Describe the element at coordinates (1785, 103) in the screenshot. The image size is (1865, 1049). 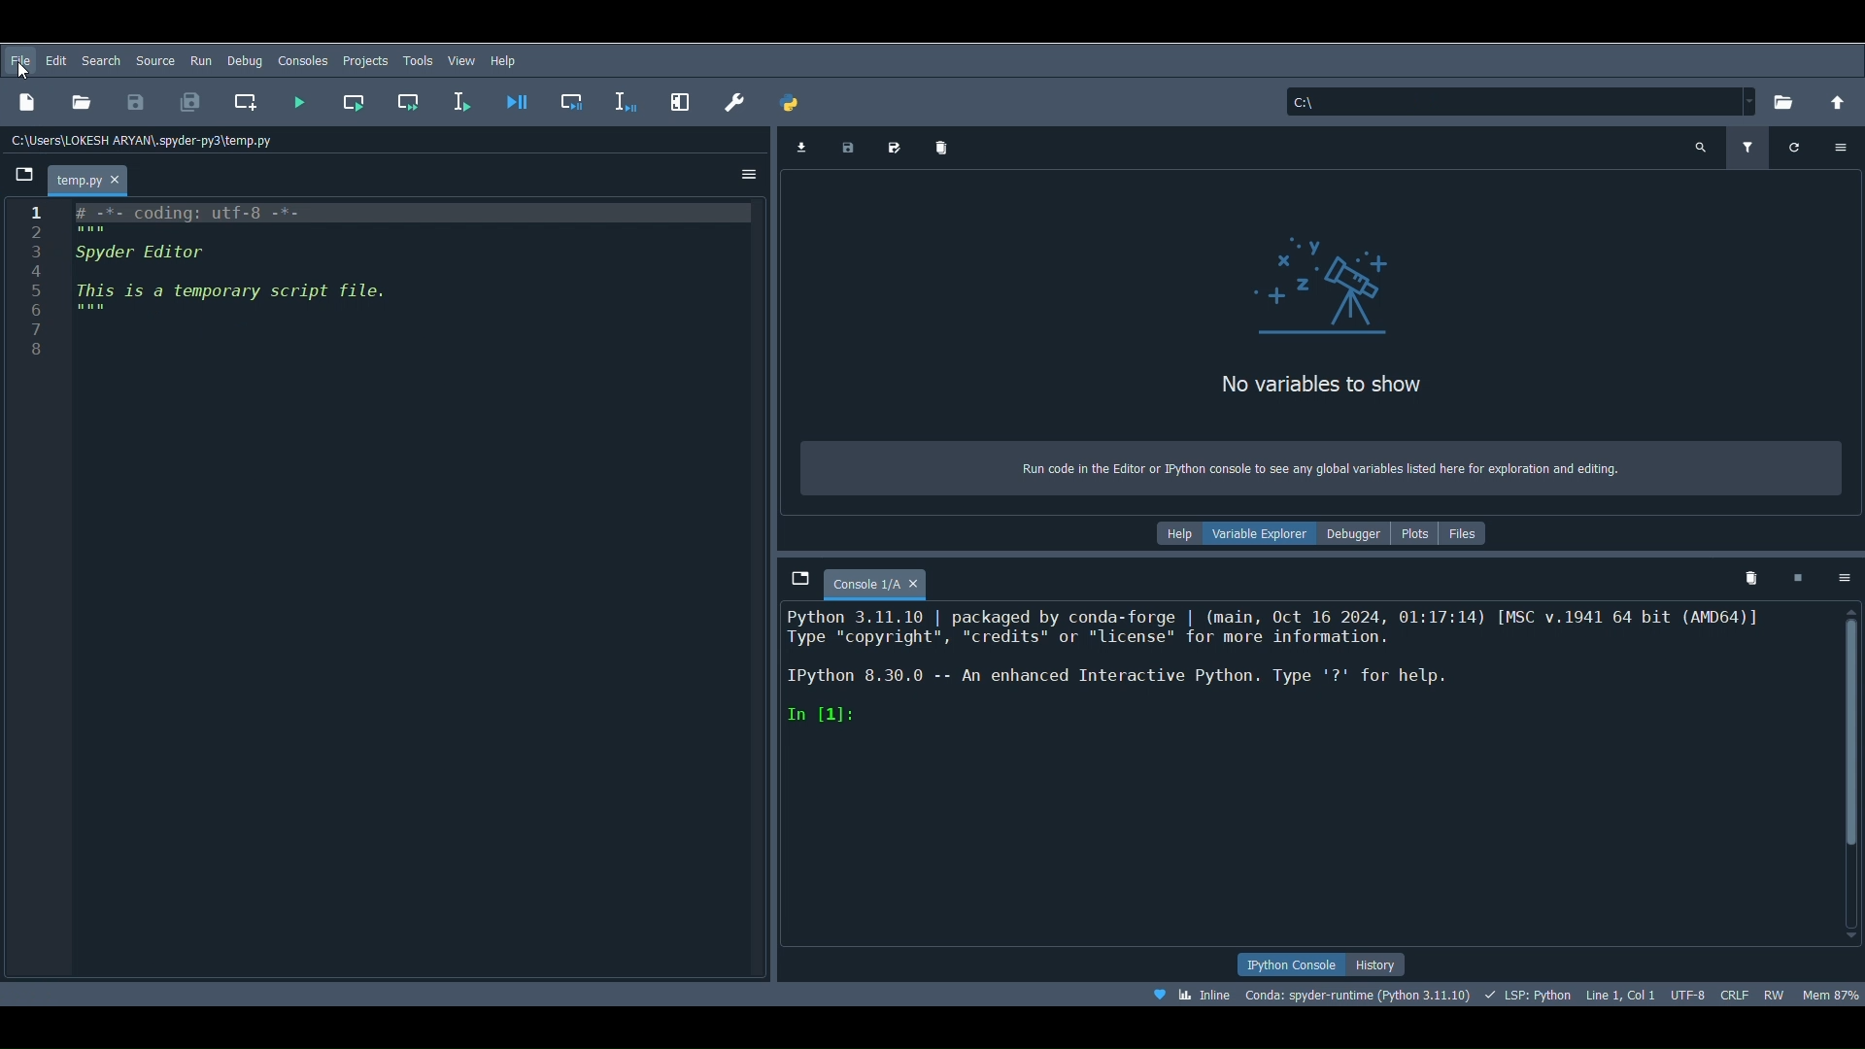
I see `Browse a working directory` at that location.